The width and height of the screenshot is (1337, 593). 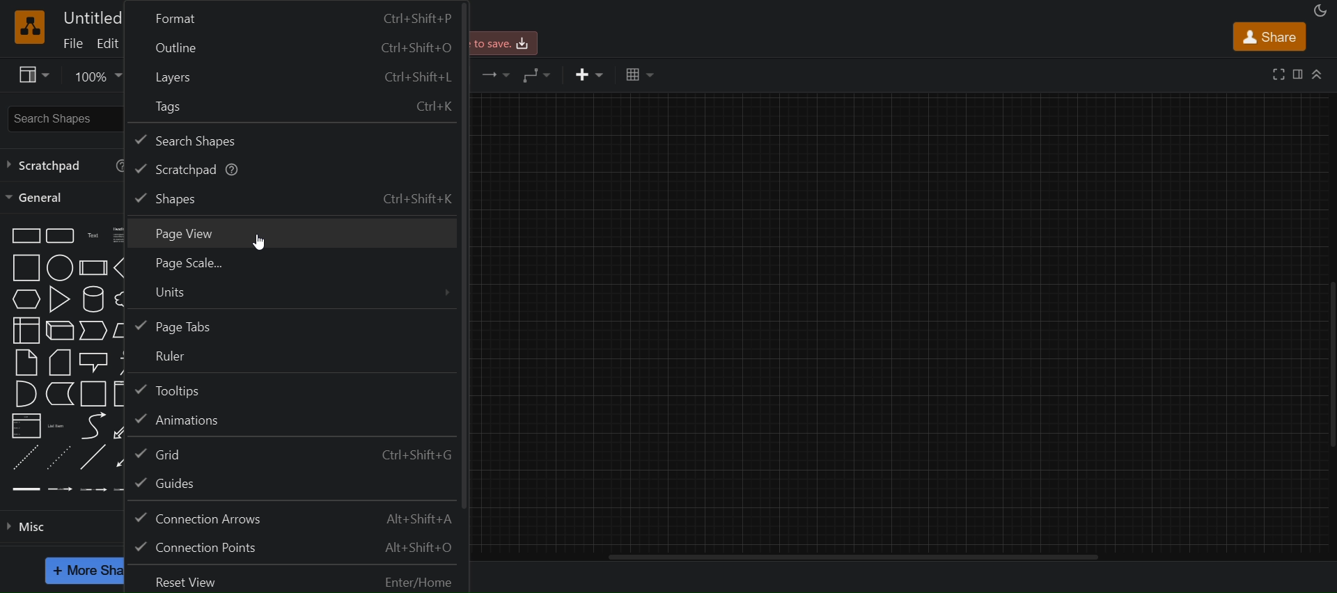 What do you see at coordinates (297, 106) in the screenshot?
I see `tags` at bounding box center [297, 106].